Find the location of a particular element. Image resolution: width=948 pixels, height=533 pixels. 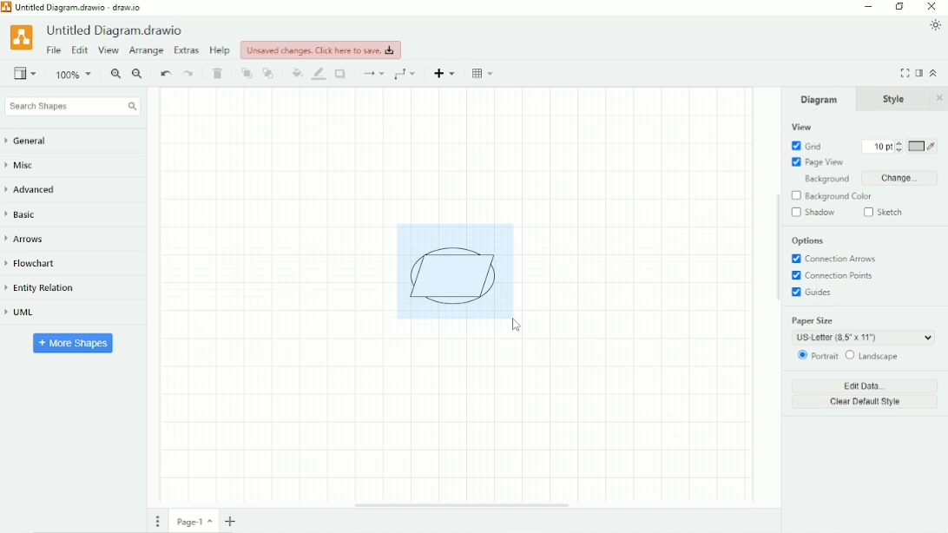

Basic is located at coordinates (24, 214).